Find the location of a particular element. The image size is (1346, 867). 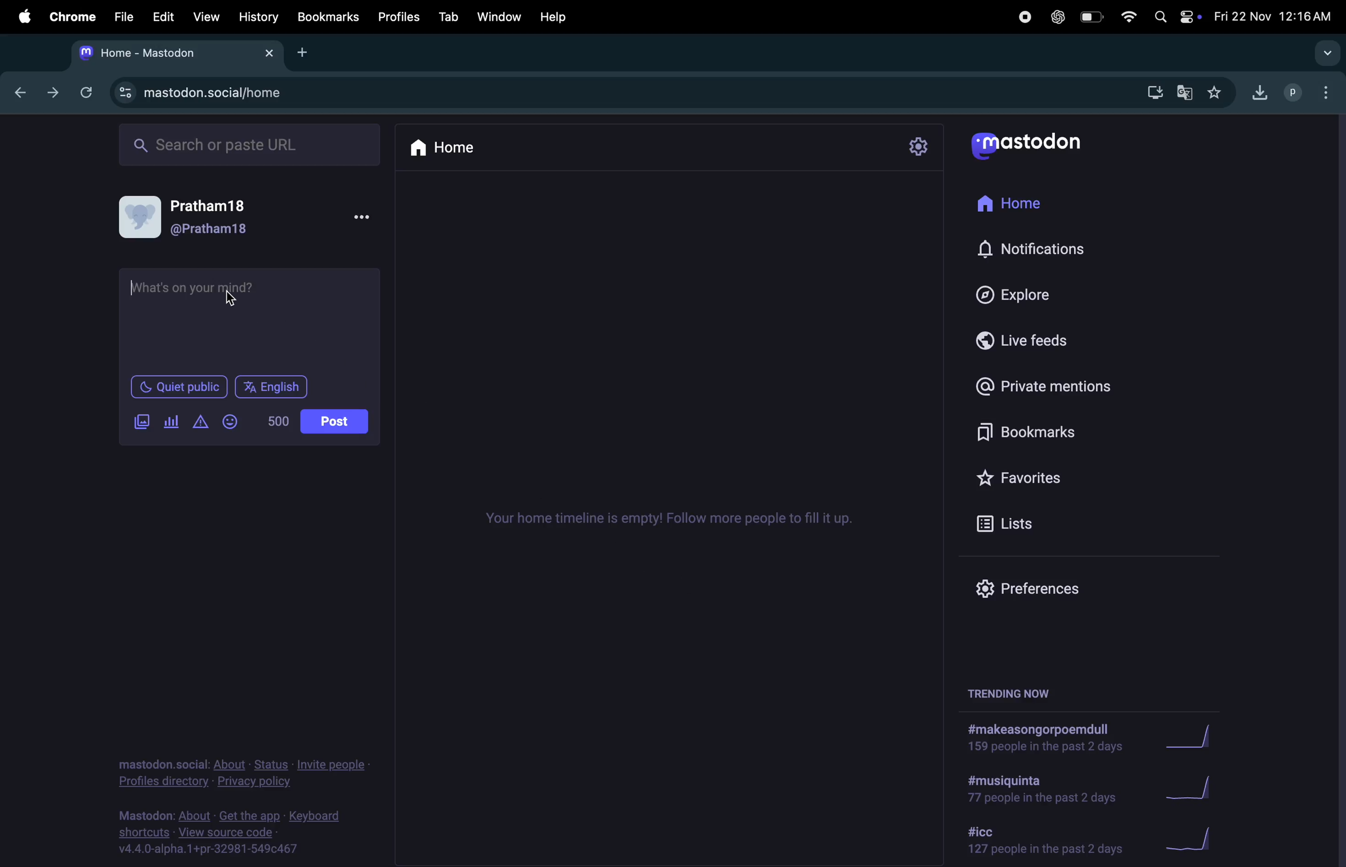

add is located at coordinates (302, 53).